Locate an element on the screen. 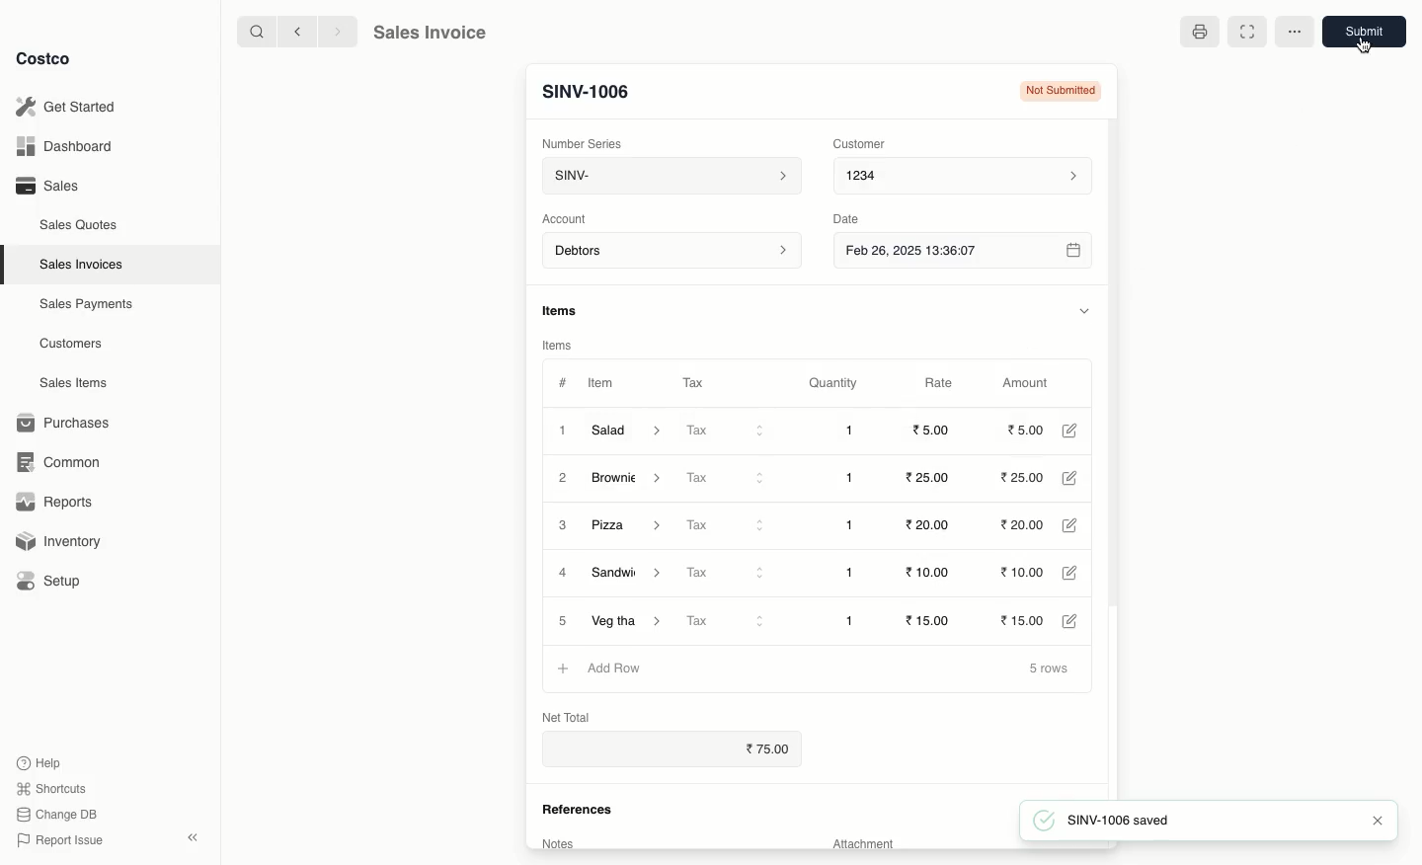 The height and width of the screenshot is (865, 1422). Item is located at coordinates (603, 385).